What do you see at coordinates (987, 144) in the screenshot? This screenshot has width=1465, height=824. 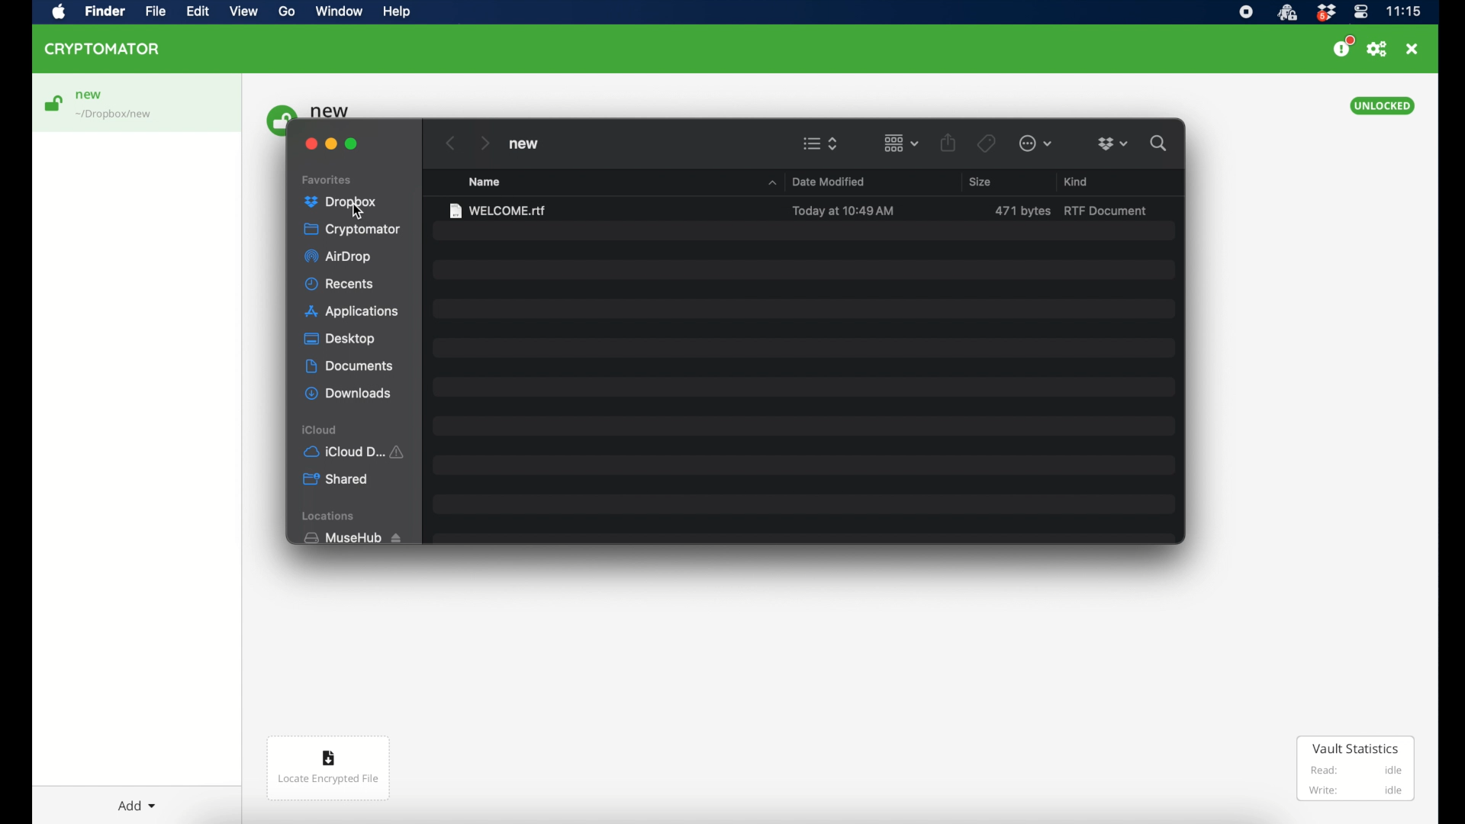 I see `tags` at bounding box center [987, 144].